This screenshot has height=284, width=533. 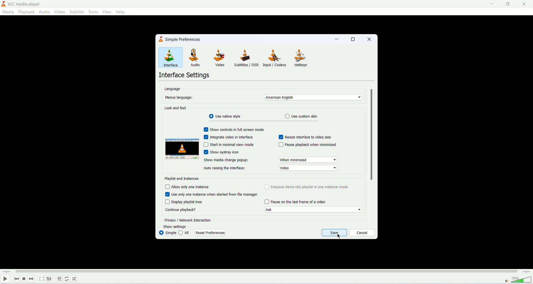 I want to click on hotkeys, so click(x=302, y=58).